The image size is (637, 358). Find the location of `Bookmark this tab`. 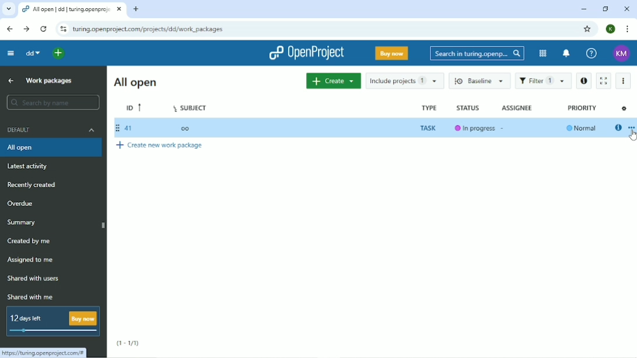

Bookmark this tab is located at coordinates (586, 29).